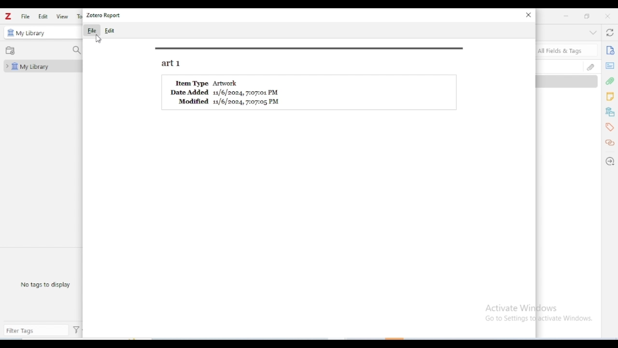 Image resolution: width=618 pixels, height=348 pixels. What do you see at coordinates (8, 16) in the screenshot?
I see `logo` at bounding box center [8, 16].